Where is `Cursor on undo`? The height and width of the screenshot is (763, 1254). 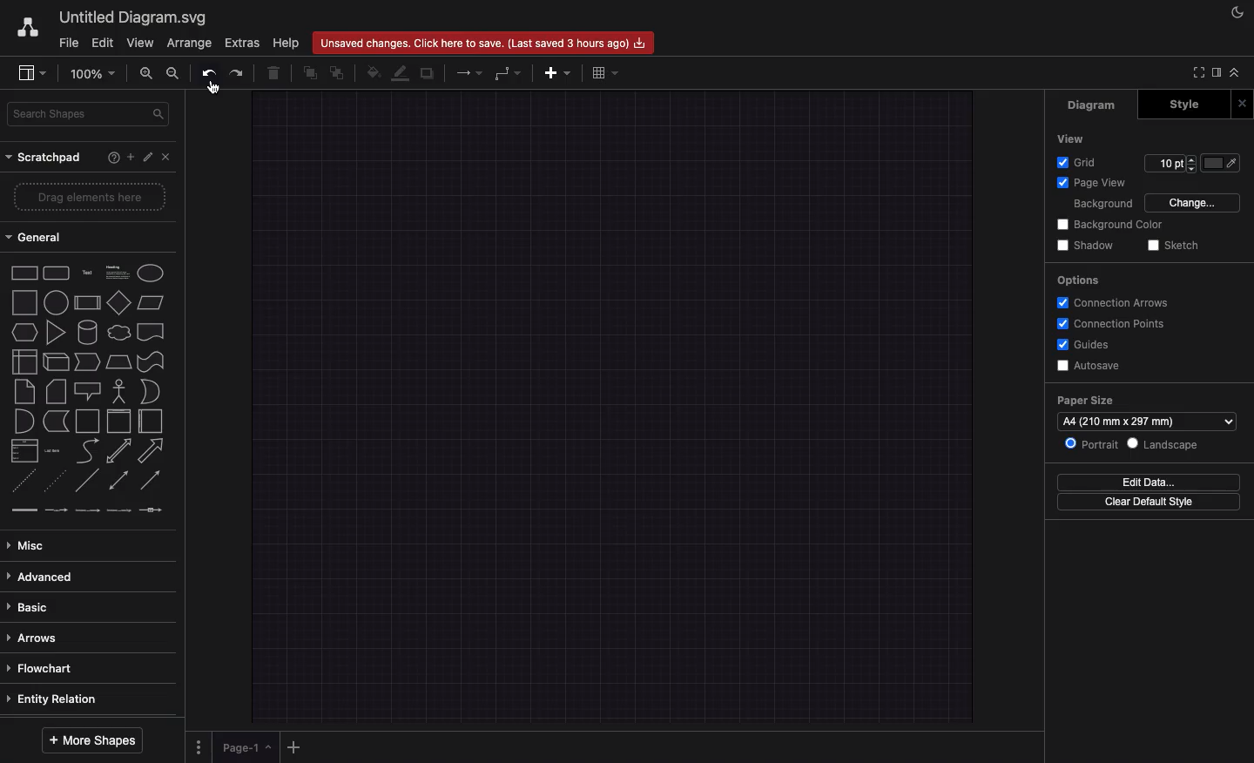 Cursor on undo is located at coordinates (214, 90).